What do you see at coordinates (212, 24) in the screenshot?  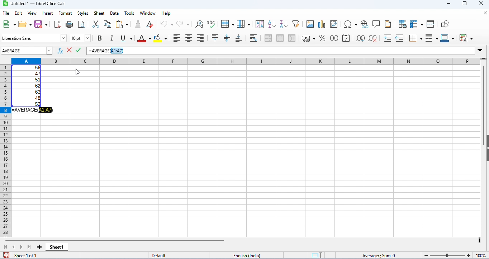 I see `spelling` at bounding box center [212, 24].